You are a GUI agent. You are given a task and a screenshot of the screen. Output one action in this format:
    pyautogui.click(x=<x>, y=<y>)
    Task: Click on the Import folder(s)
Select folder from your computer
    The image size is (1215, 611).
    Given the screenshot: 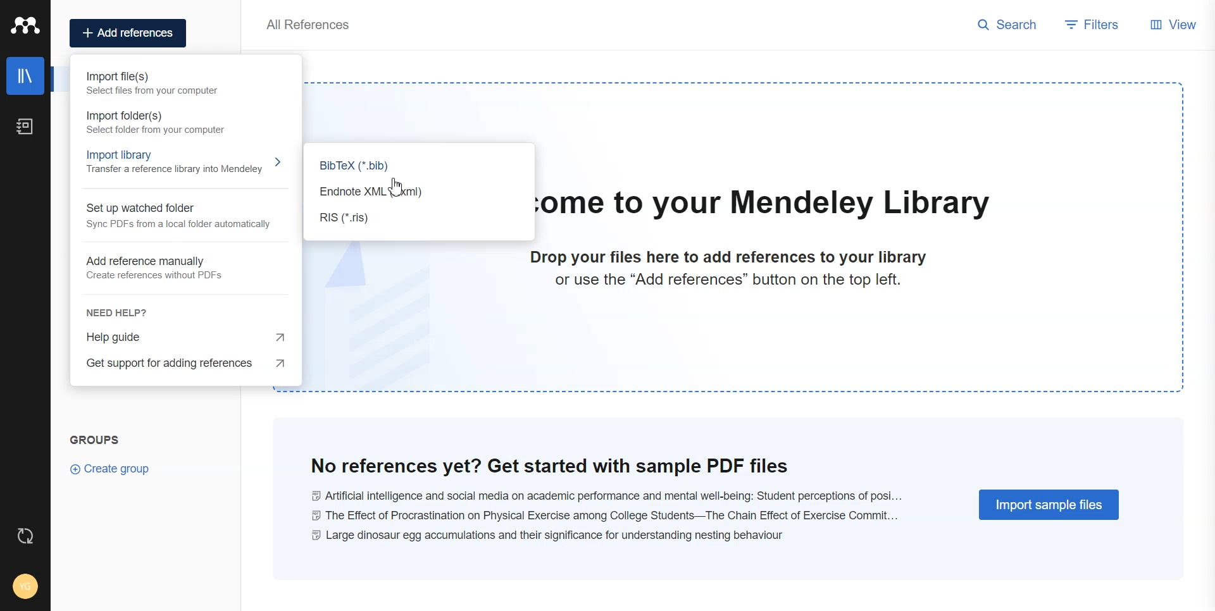 What is the action you would take?
    pyautogui.click(x=160, y=124)
    